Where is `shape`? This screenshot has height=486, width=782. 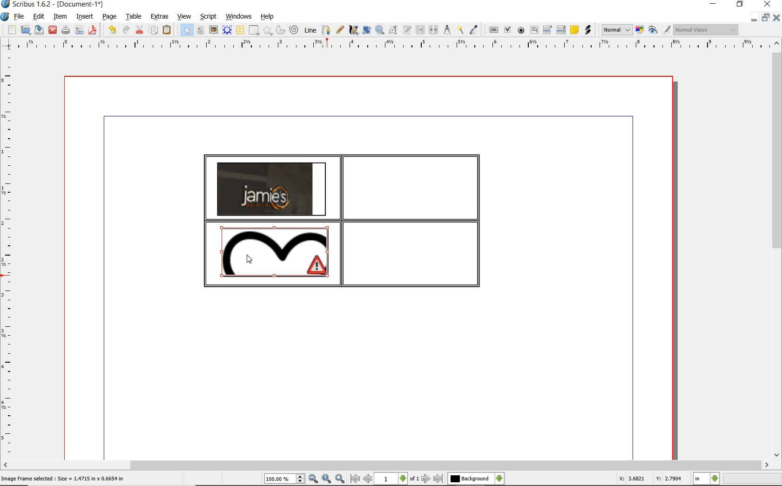
shape is located at coordinates (253, 31).